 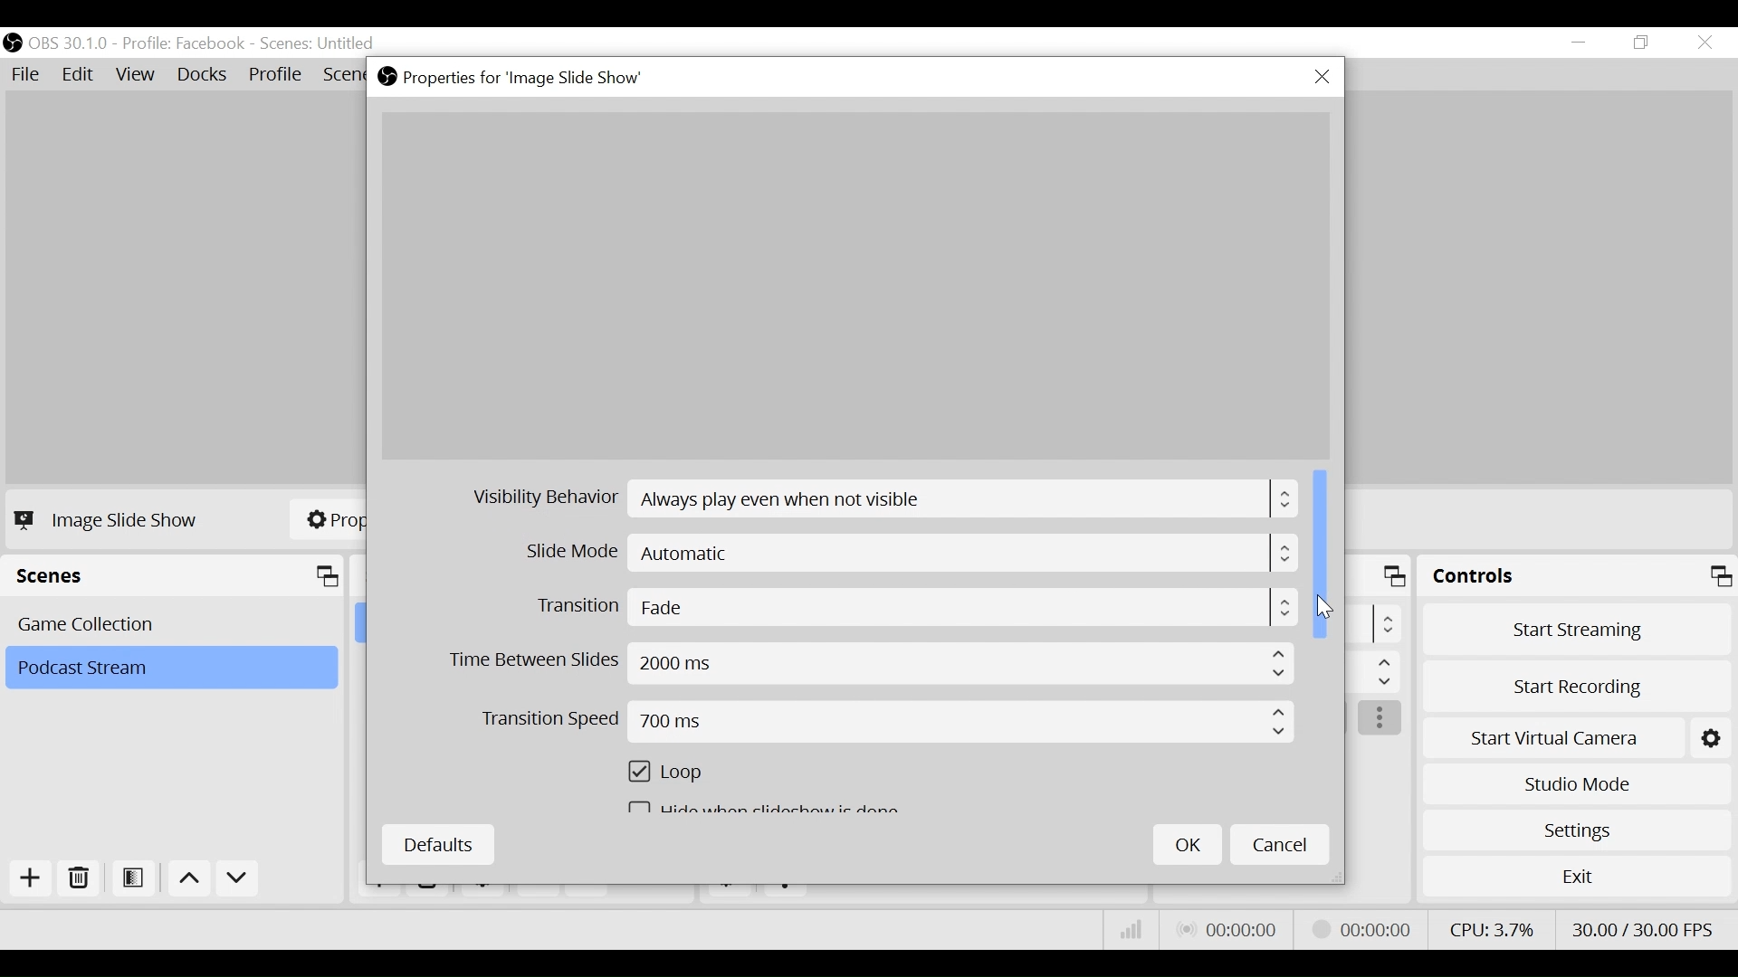 What do you see at coordinates (192, 881) in the screenshot?
I see `Move up` at bounding box center [192, 881].